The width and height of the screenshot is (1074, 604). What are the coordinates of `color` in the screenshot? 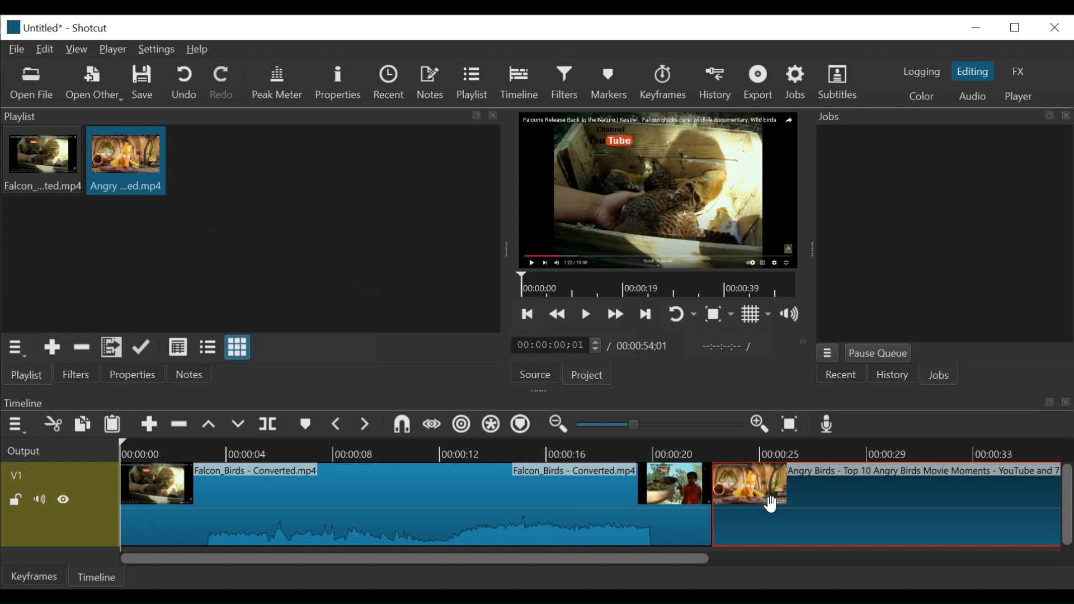 It's located at (921, 97).